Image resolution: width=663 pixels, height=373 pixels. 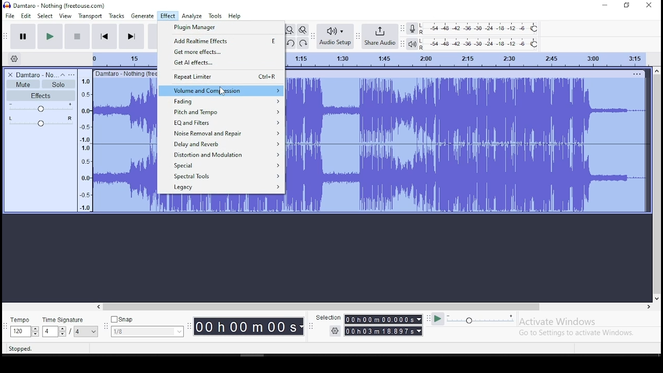 What do you see at coordinates (124, 146) in the screenshot?
I see `audio clip` at bounding box center [124, 146].